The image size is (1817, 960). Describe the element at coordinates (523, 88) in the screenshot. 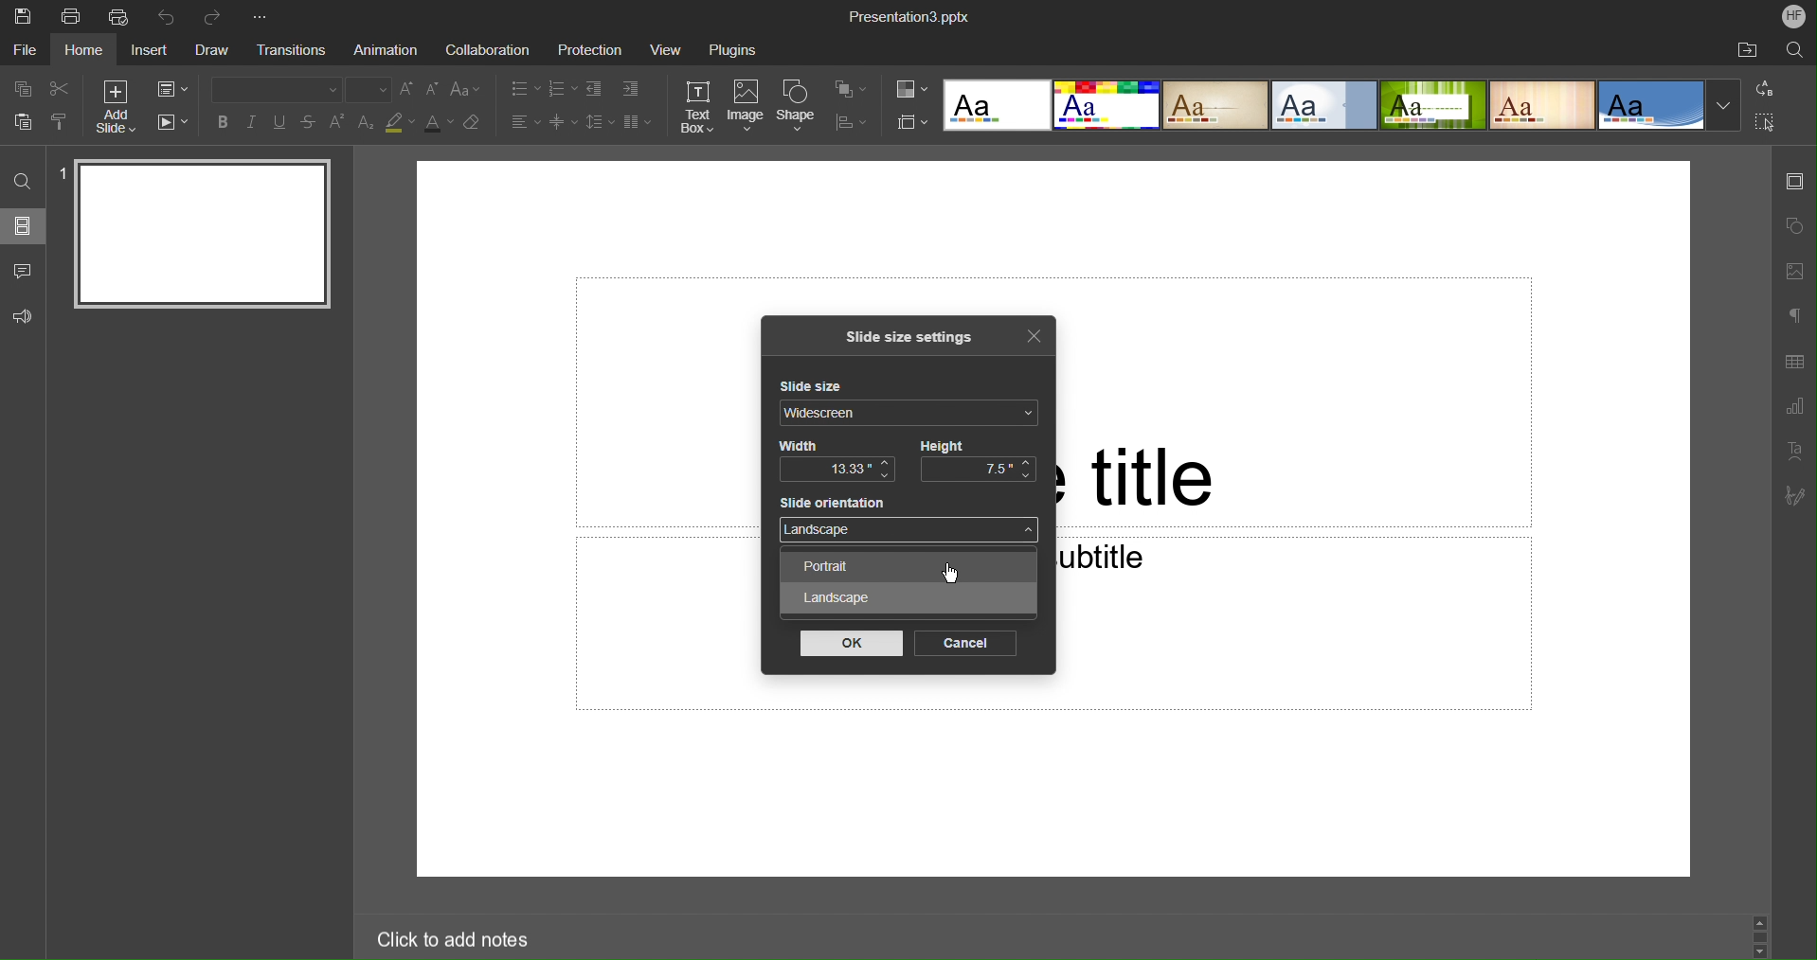

I see `Bullet Points` at that location.